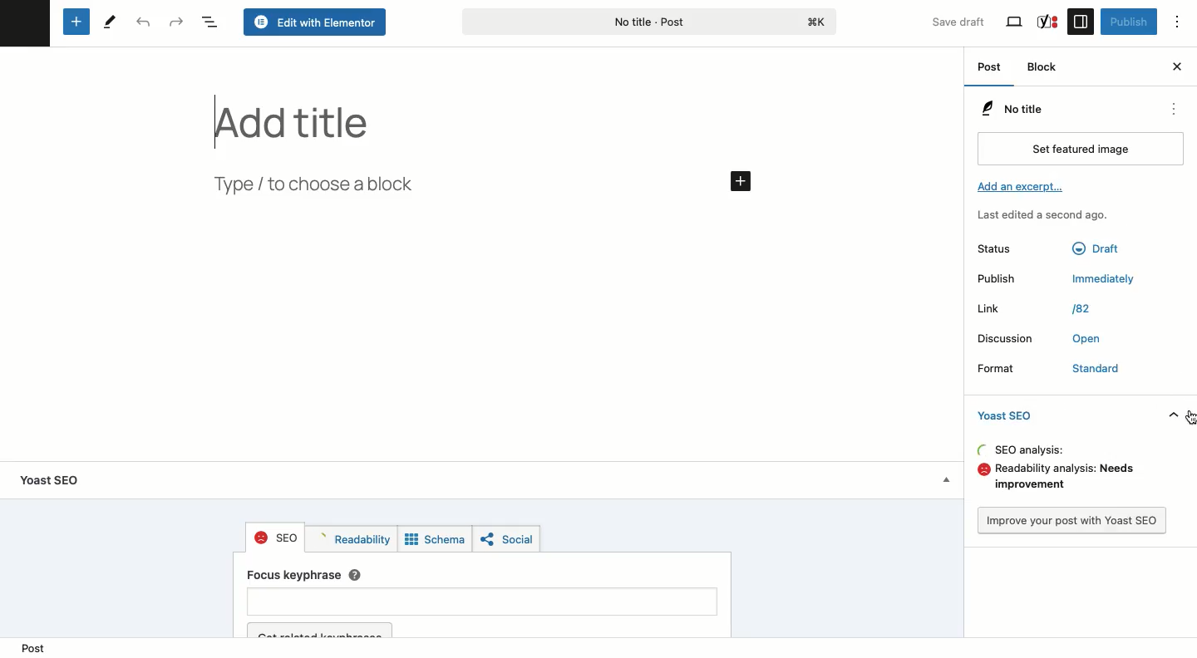  I want to click on Sidebar, so click(1081, 21).